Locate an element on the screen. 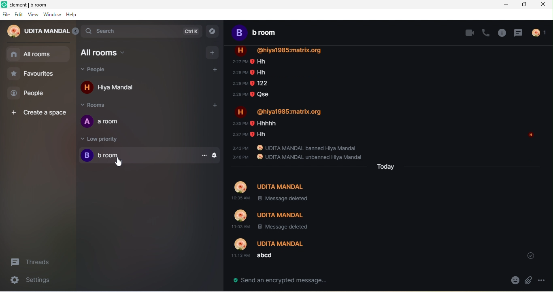 Image resolution: width=553 pixels, height=292 pixels. close is located at coordinates (544, 5).